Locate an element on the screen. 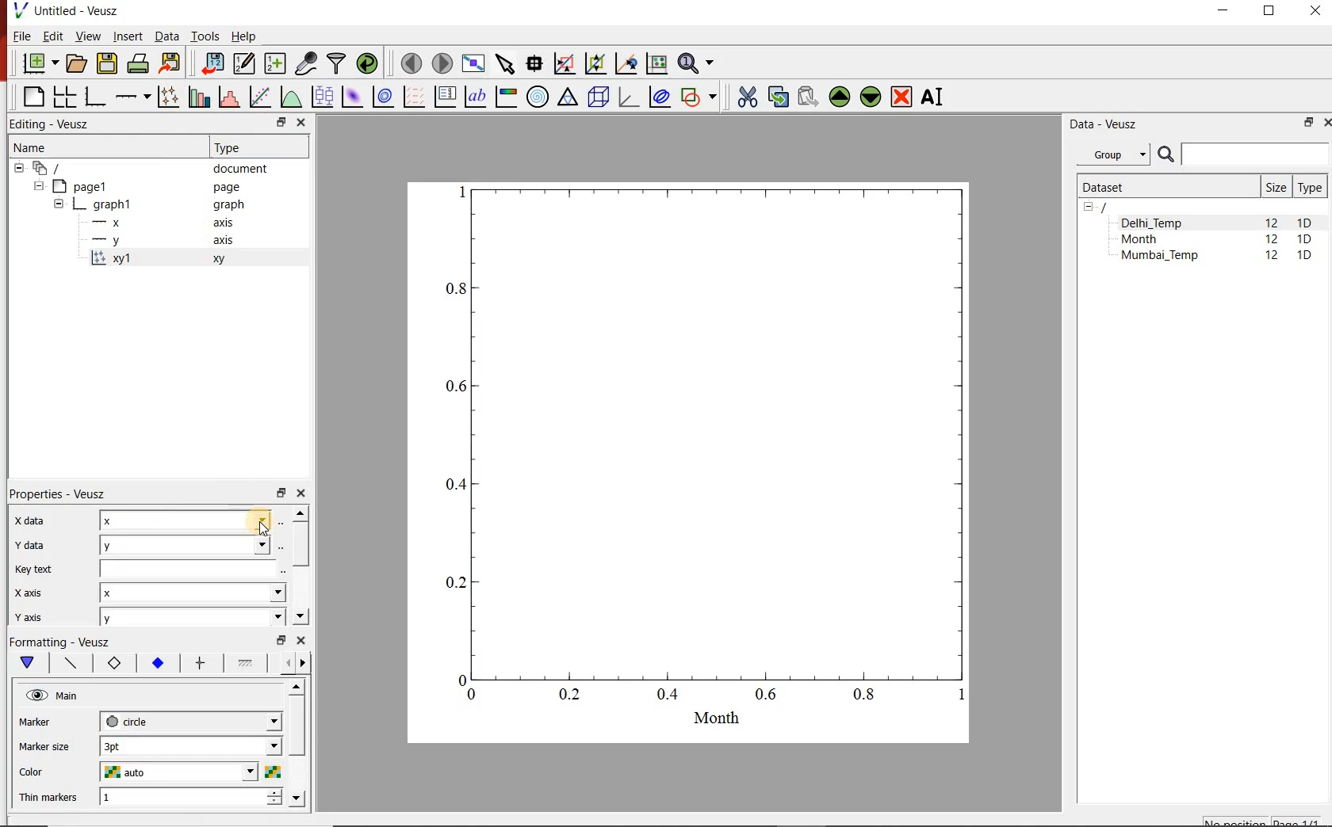 This screenshot has height=827, width=1332. polar graph is located at coordinates (538, 98).